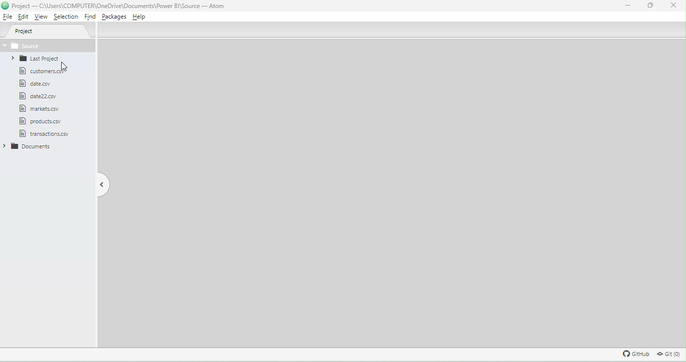 The image size is (686, 362). I want to click on Close, so click(674, 8).